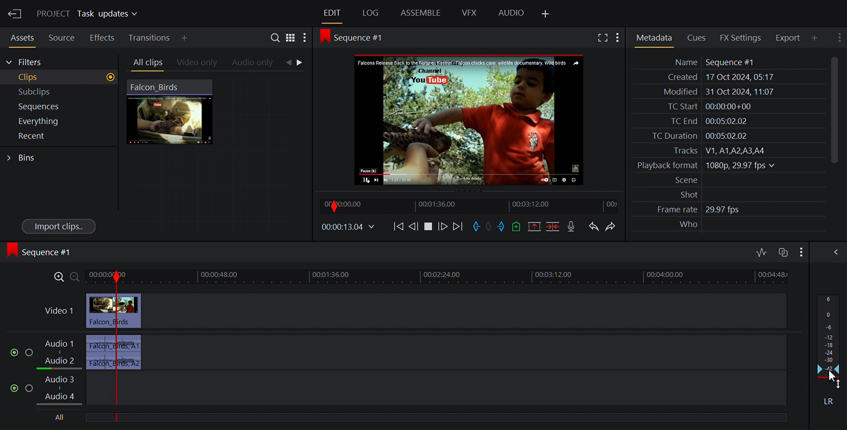 This screenshot has height=430, width=847. Describe the element at coordinates (456, 227) in the screenshot. I see `Move Forward` at that location.